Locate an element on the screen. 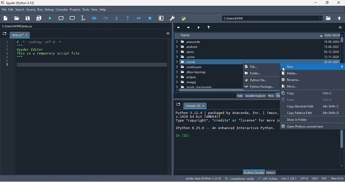  maximize is located at coordinates (328, 3).